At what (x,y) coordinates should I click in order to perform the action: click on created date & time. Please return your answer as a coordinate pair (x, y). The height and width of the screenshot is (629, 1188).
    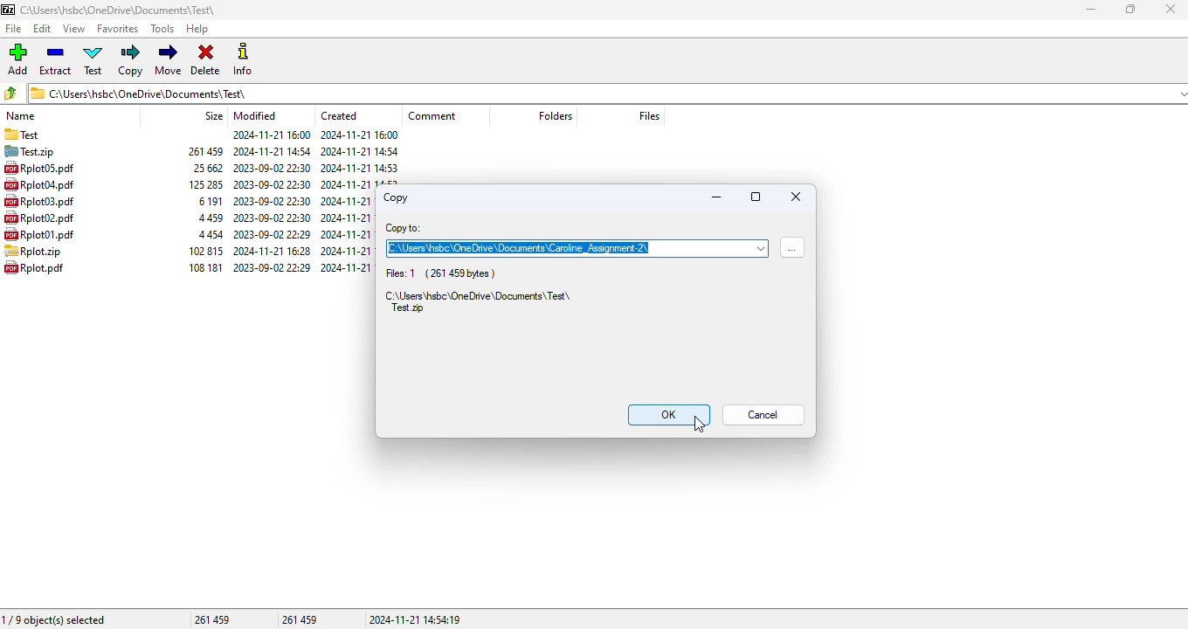
    Looking at the image, I should click on (348, 218).